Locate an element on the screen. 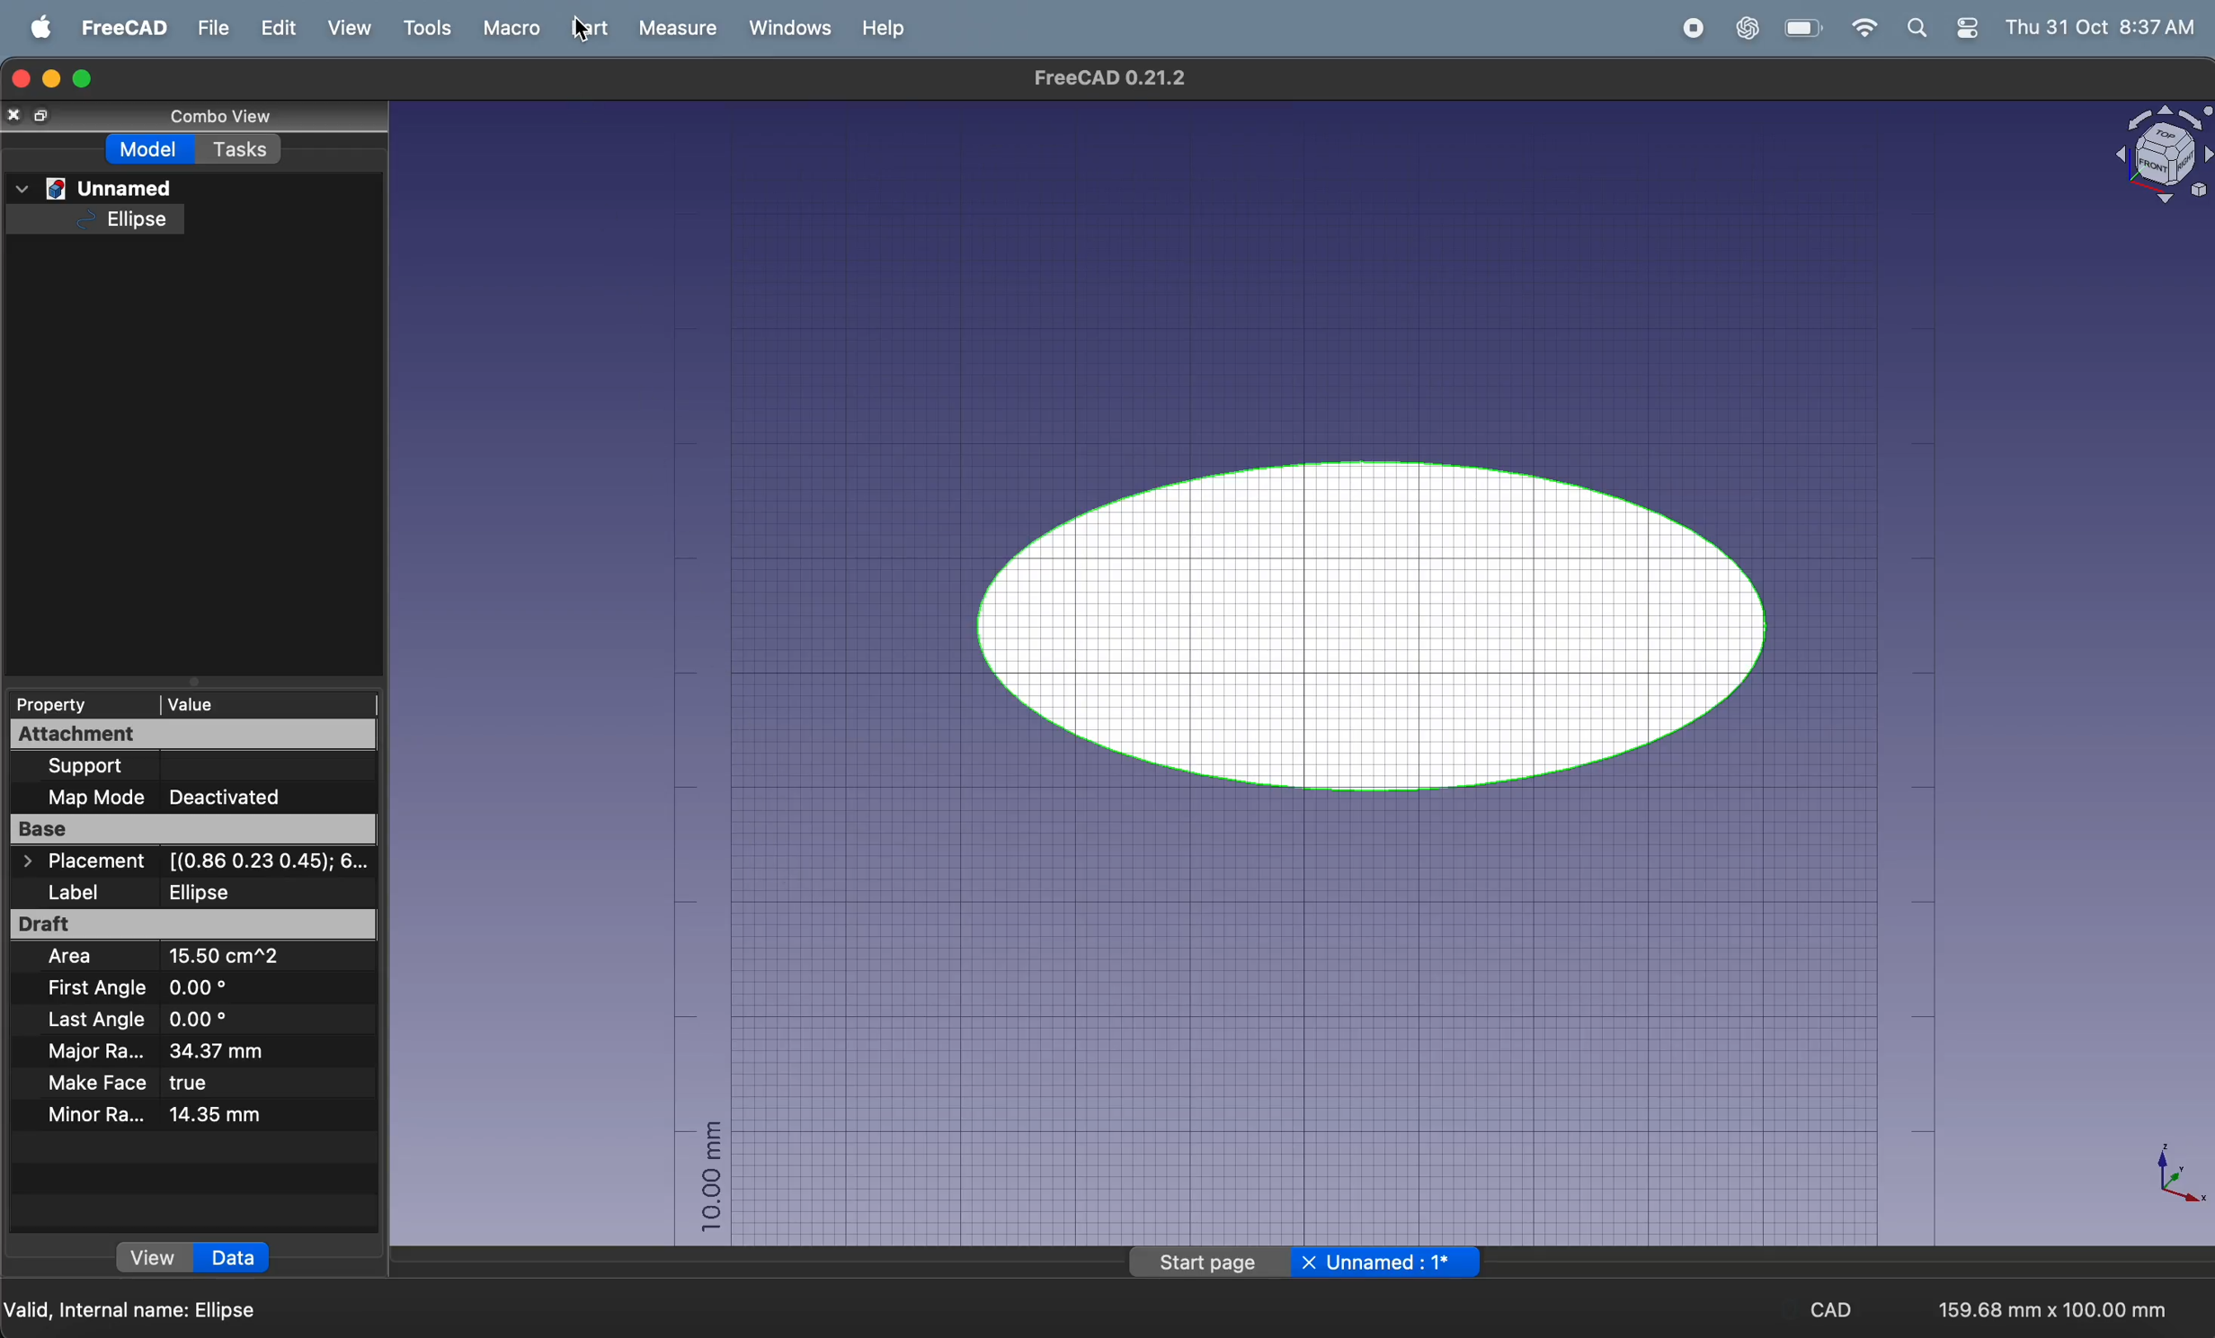  part is located at coordinates (584, 29).